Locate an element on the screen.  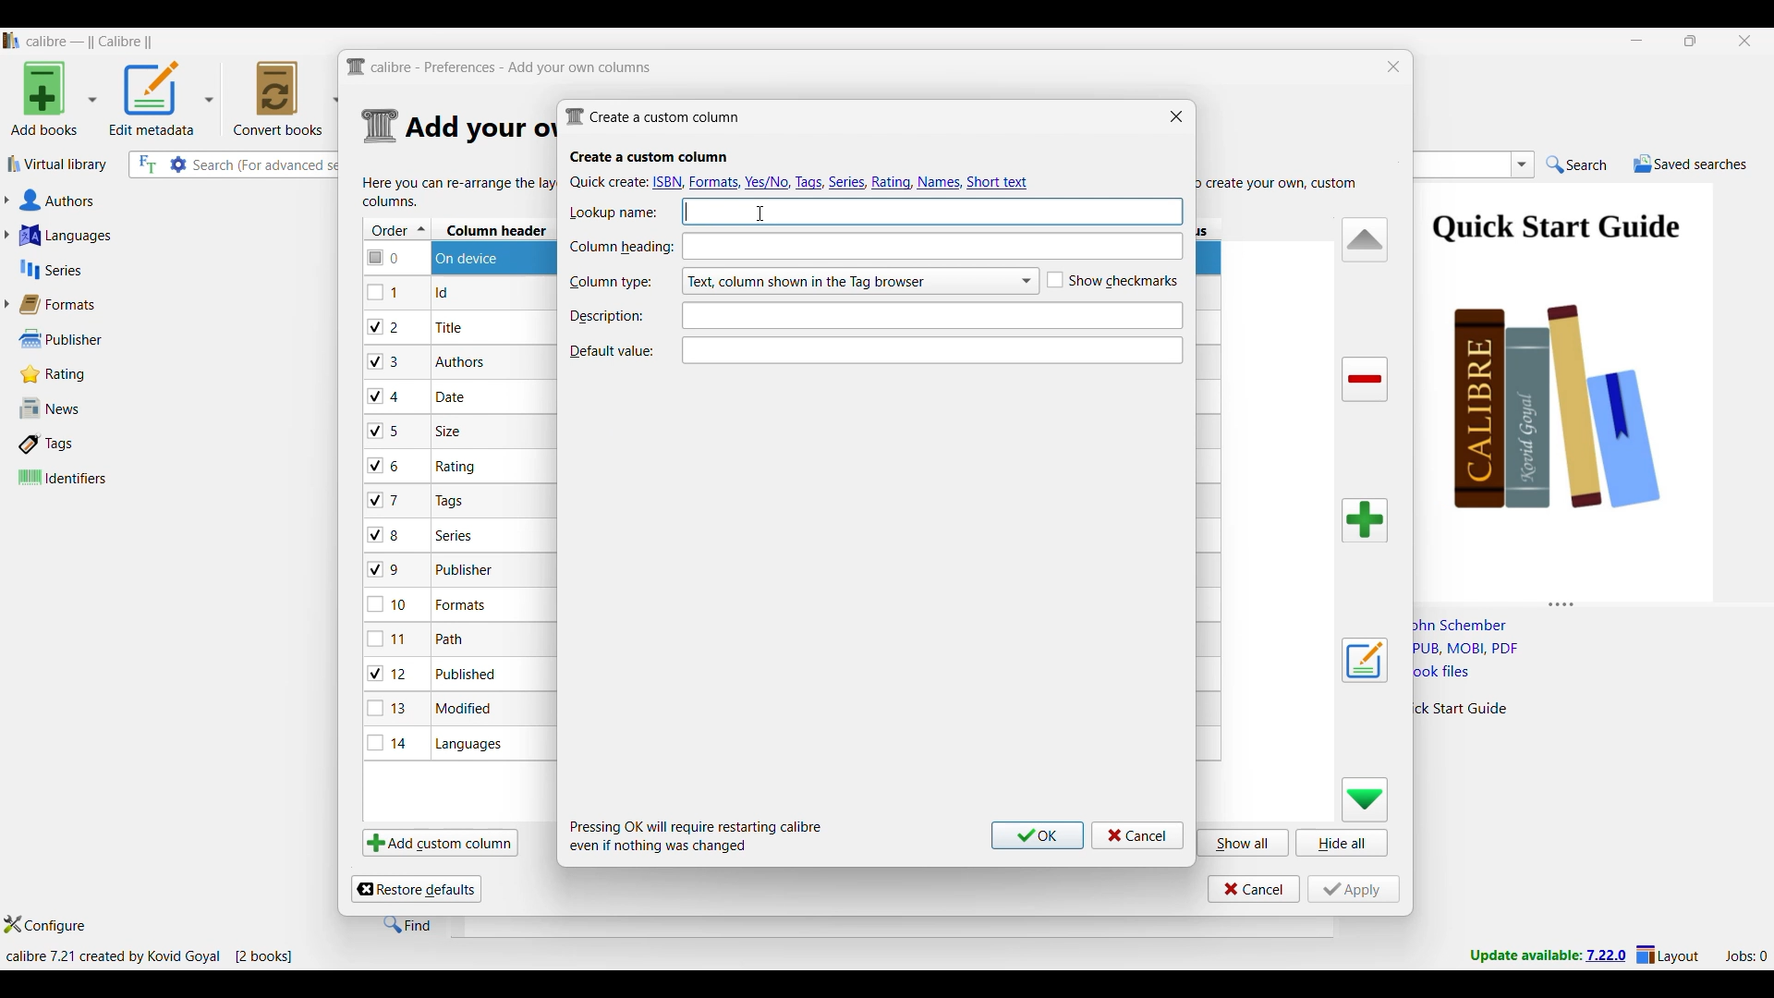
Options to edit metadata is located at coordinates (162, 98).